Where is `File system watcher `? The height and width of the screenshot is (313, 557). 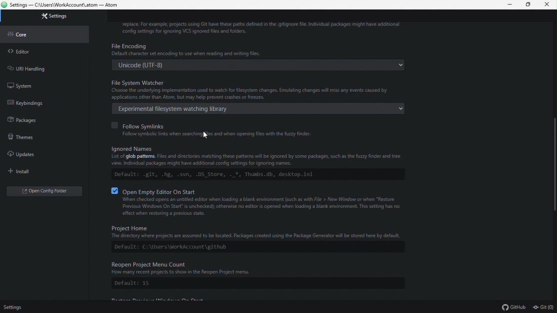
File system watcher  is located at coordinates (255, 87).